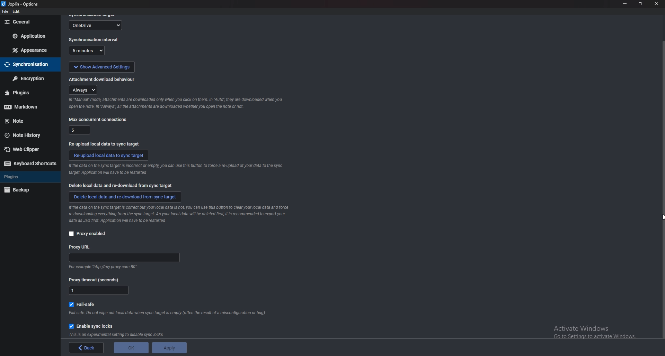 The height and width of the screenshot is (356, 665). Describe the element at coordinates (17, 12) in the screenshot. I see `edit` at that location.